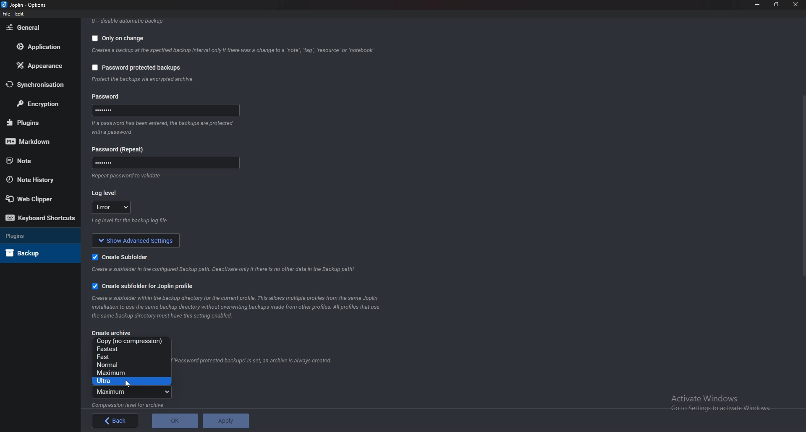 Image resolution: width=806 pixels, height=432 pixels. Describe the element at coordinates (120, 37) in the screenshot. I see `Only on change` at that location.